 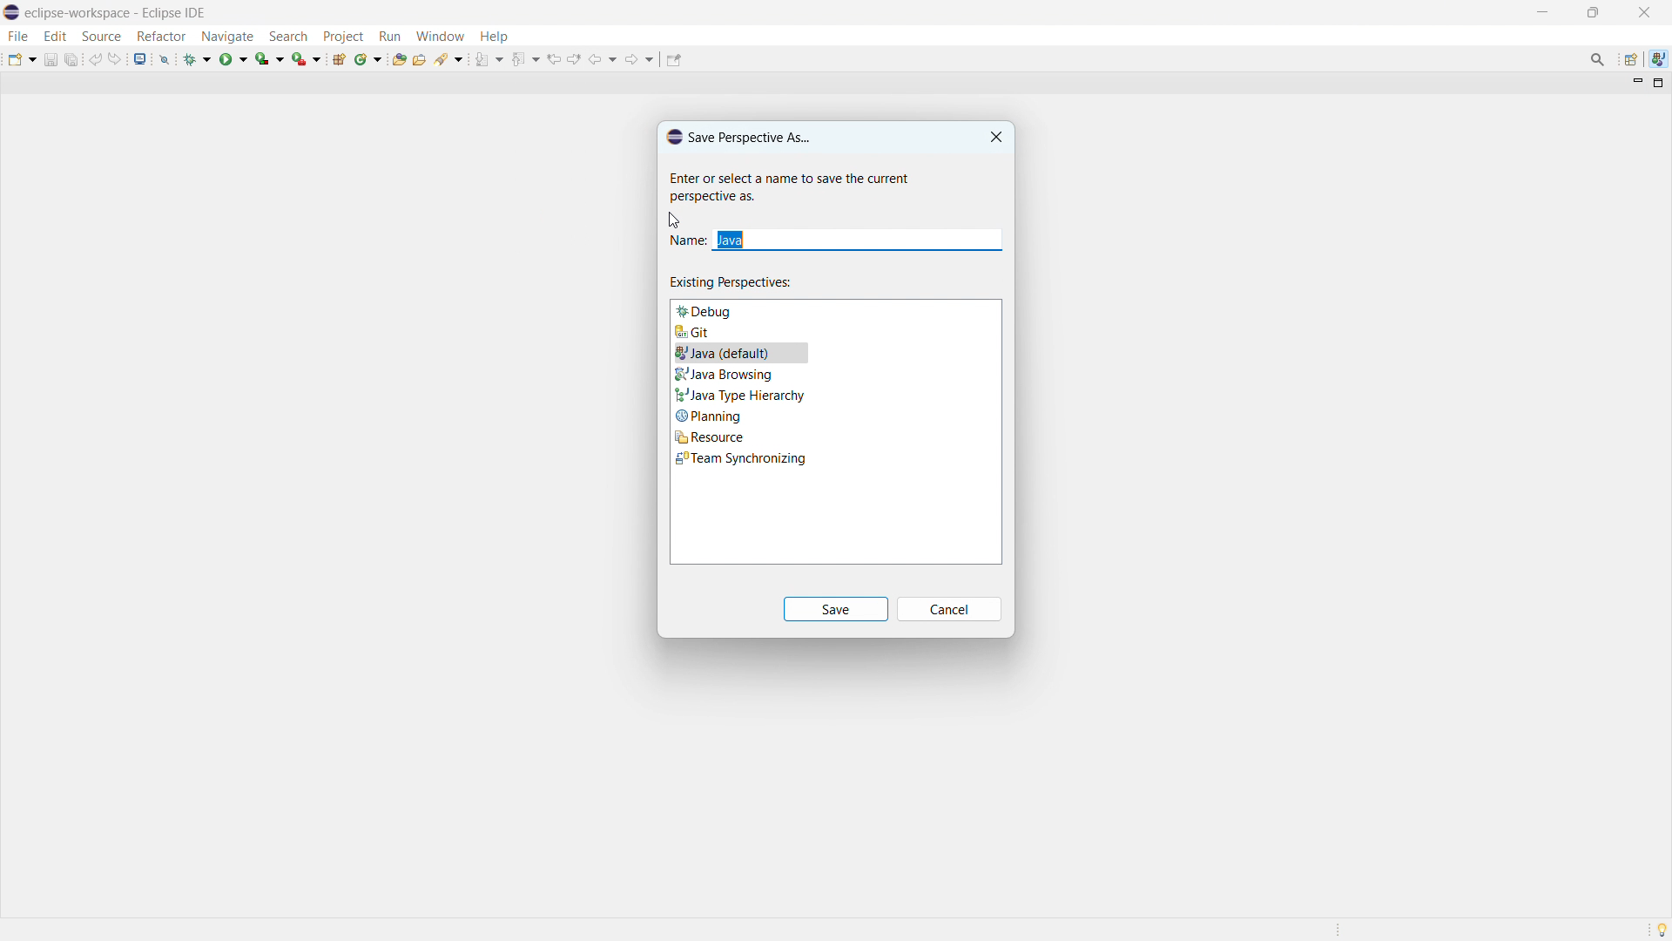 I want to click on close dialogbox, so click(x=997, y=137).